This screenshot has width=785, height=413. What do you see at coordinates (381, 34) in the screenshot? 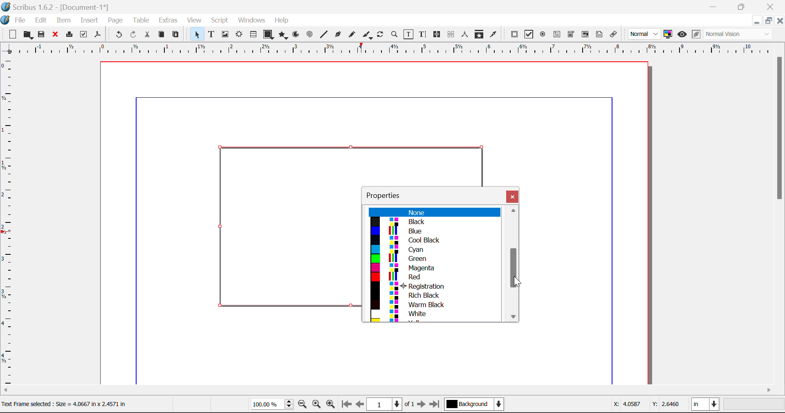
I see `Rotate` at bounding box center [381, 34].